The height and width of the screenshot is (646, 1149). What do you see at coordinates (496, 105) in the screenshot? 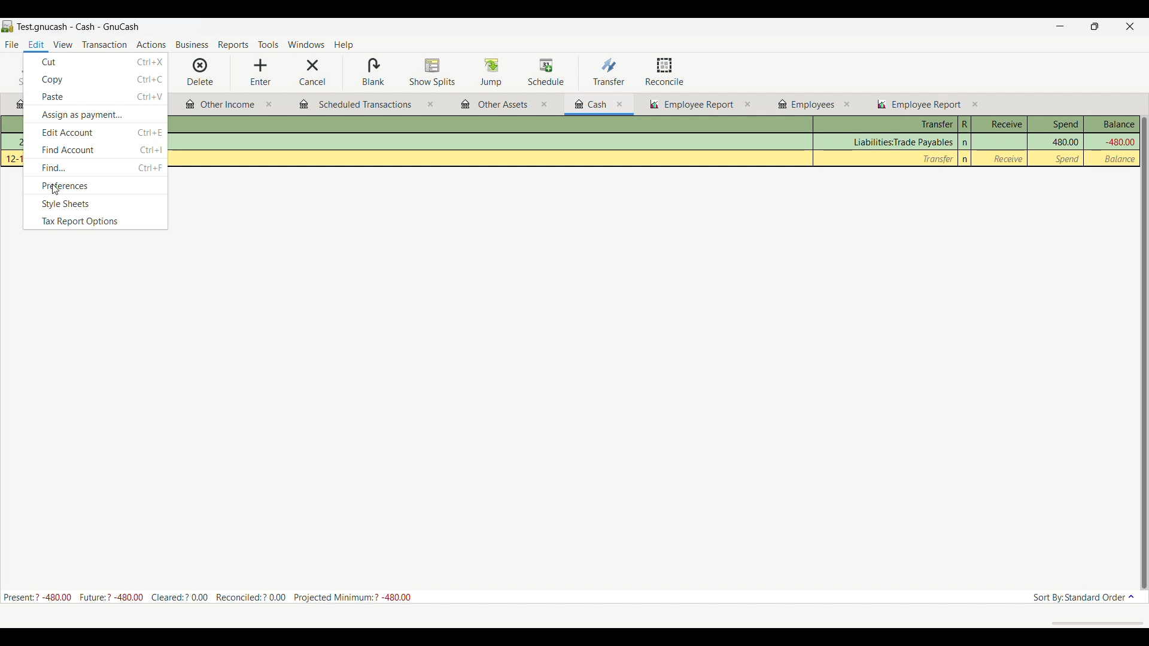
I see `Other budgets and reports` at bounding box center [496, 105].